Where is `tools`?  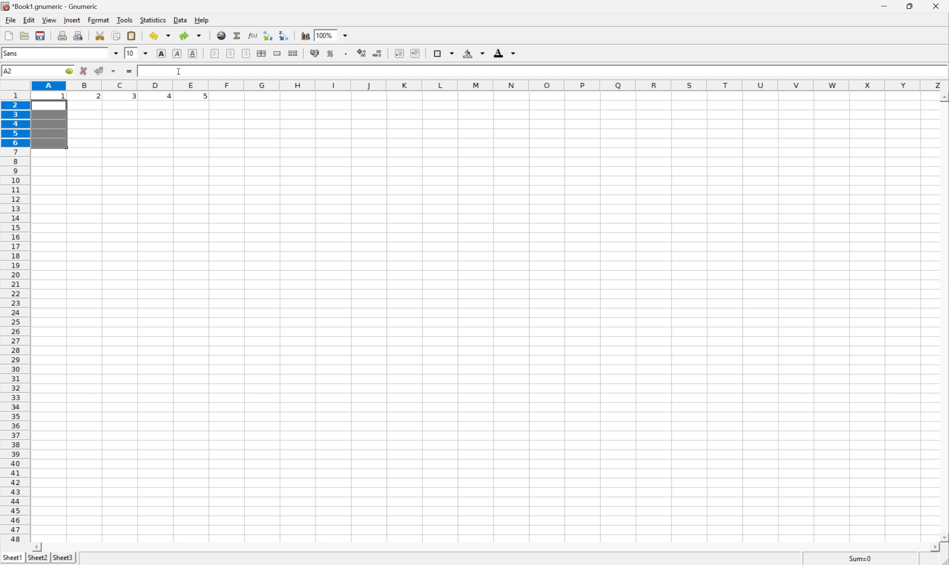 tools is located at coordinates (125, 20).